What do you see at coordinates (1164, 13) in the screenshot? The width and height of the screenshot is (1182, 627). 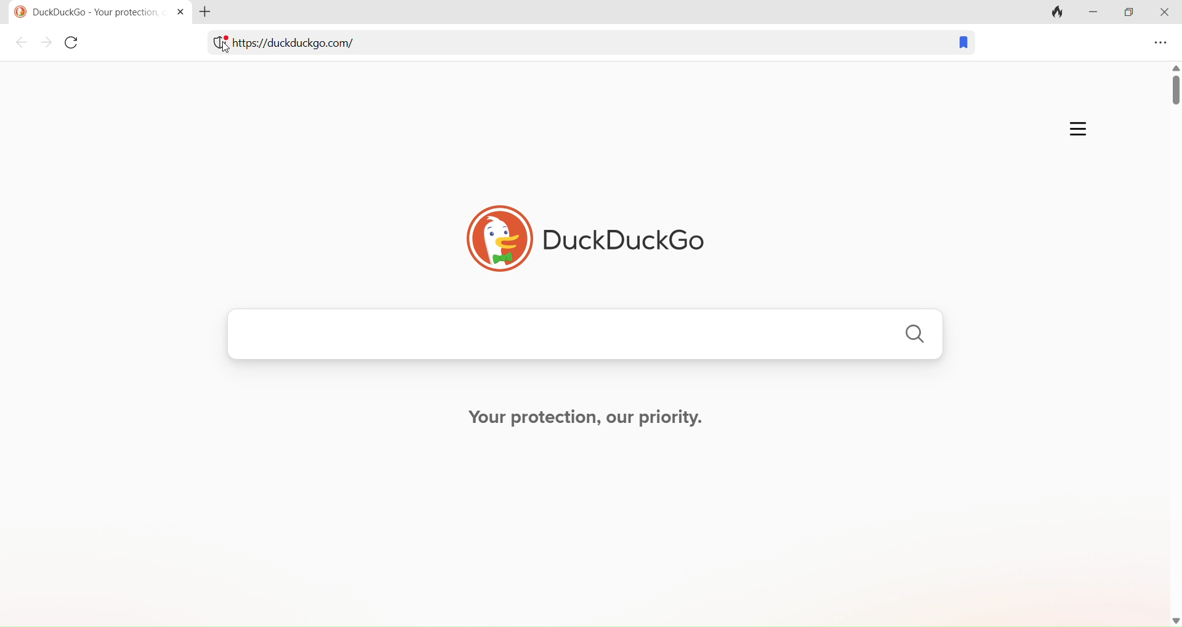 I see `close` at bounding box center [1164, 13].